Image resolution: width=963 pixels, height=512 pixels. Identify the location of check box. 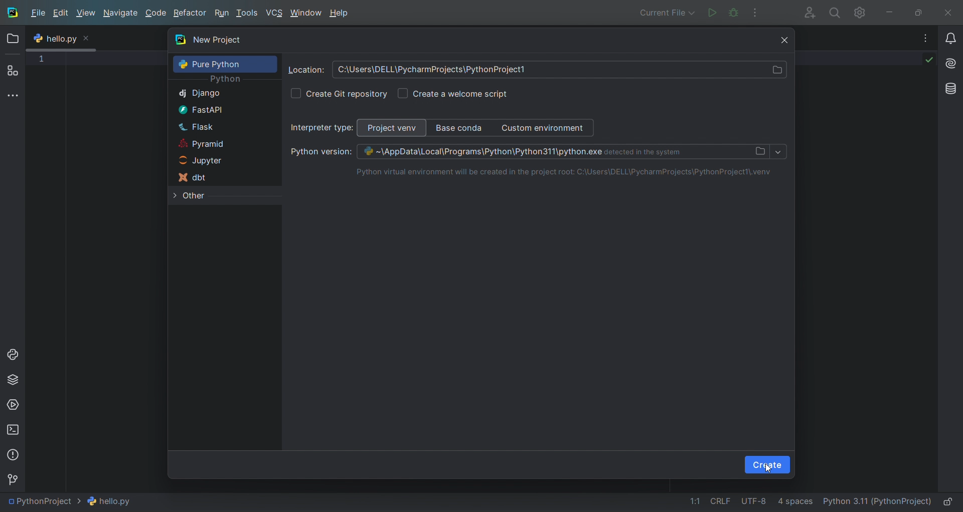
(295, 93).